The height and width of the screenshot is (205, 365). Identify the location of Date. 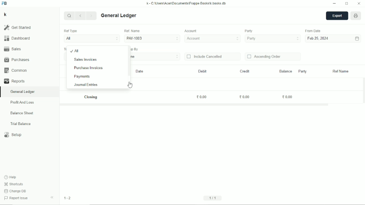
(140, 71).